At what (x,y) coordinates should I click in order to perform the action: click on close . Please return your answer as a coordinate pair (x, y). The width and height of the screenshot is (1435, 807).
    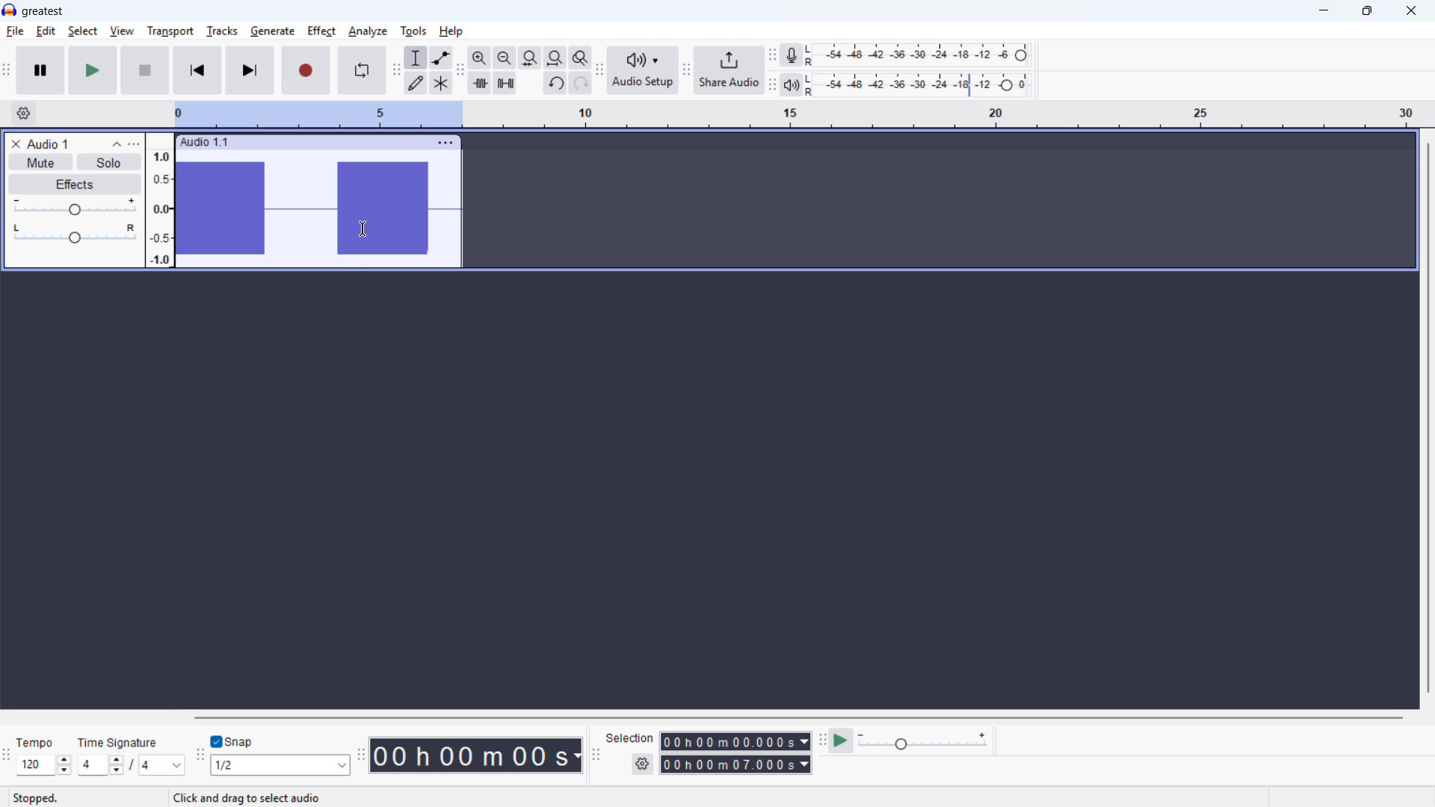
    Looking at the image, I should click on (1410, 11).